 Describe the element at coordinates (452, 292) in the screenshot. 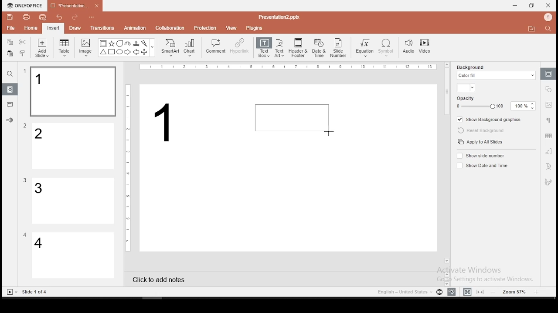

I see `spell check` at that location.